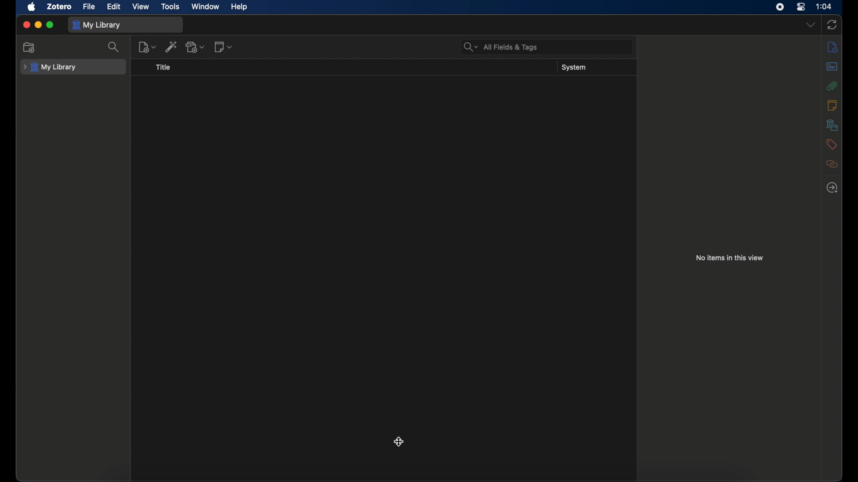 The image size is (858, 482). I want to click on title, so click(163, 67).